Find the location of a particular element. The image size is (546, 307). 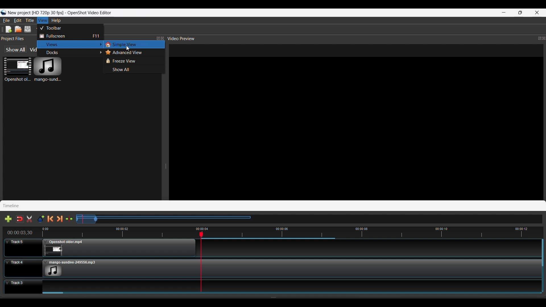

Slider is located at coordinates (294, 294).